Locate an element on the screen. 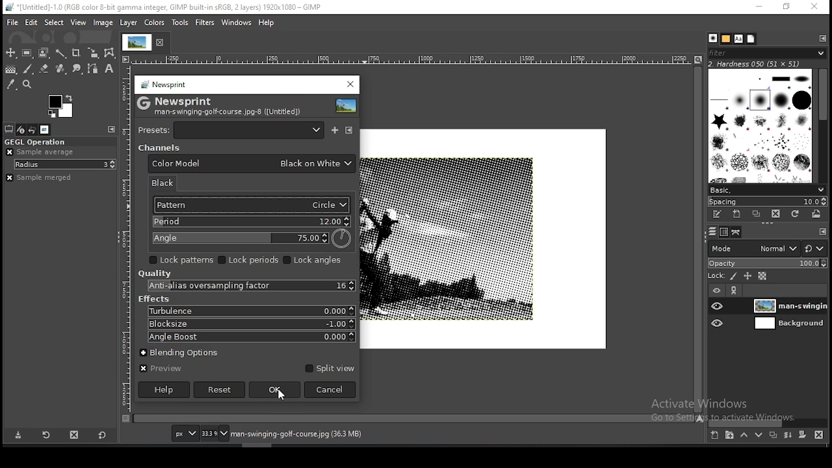  filter brushes is located at coordinates (766, 53).